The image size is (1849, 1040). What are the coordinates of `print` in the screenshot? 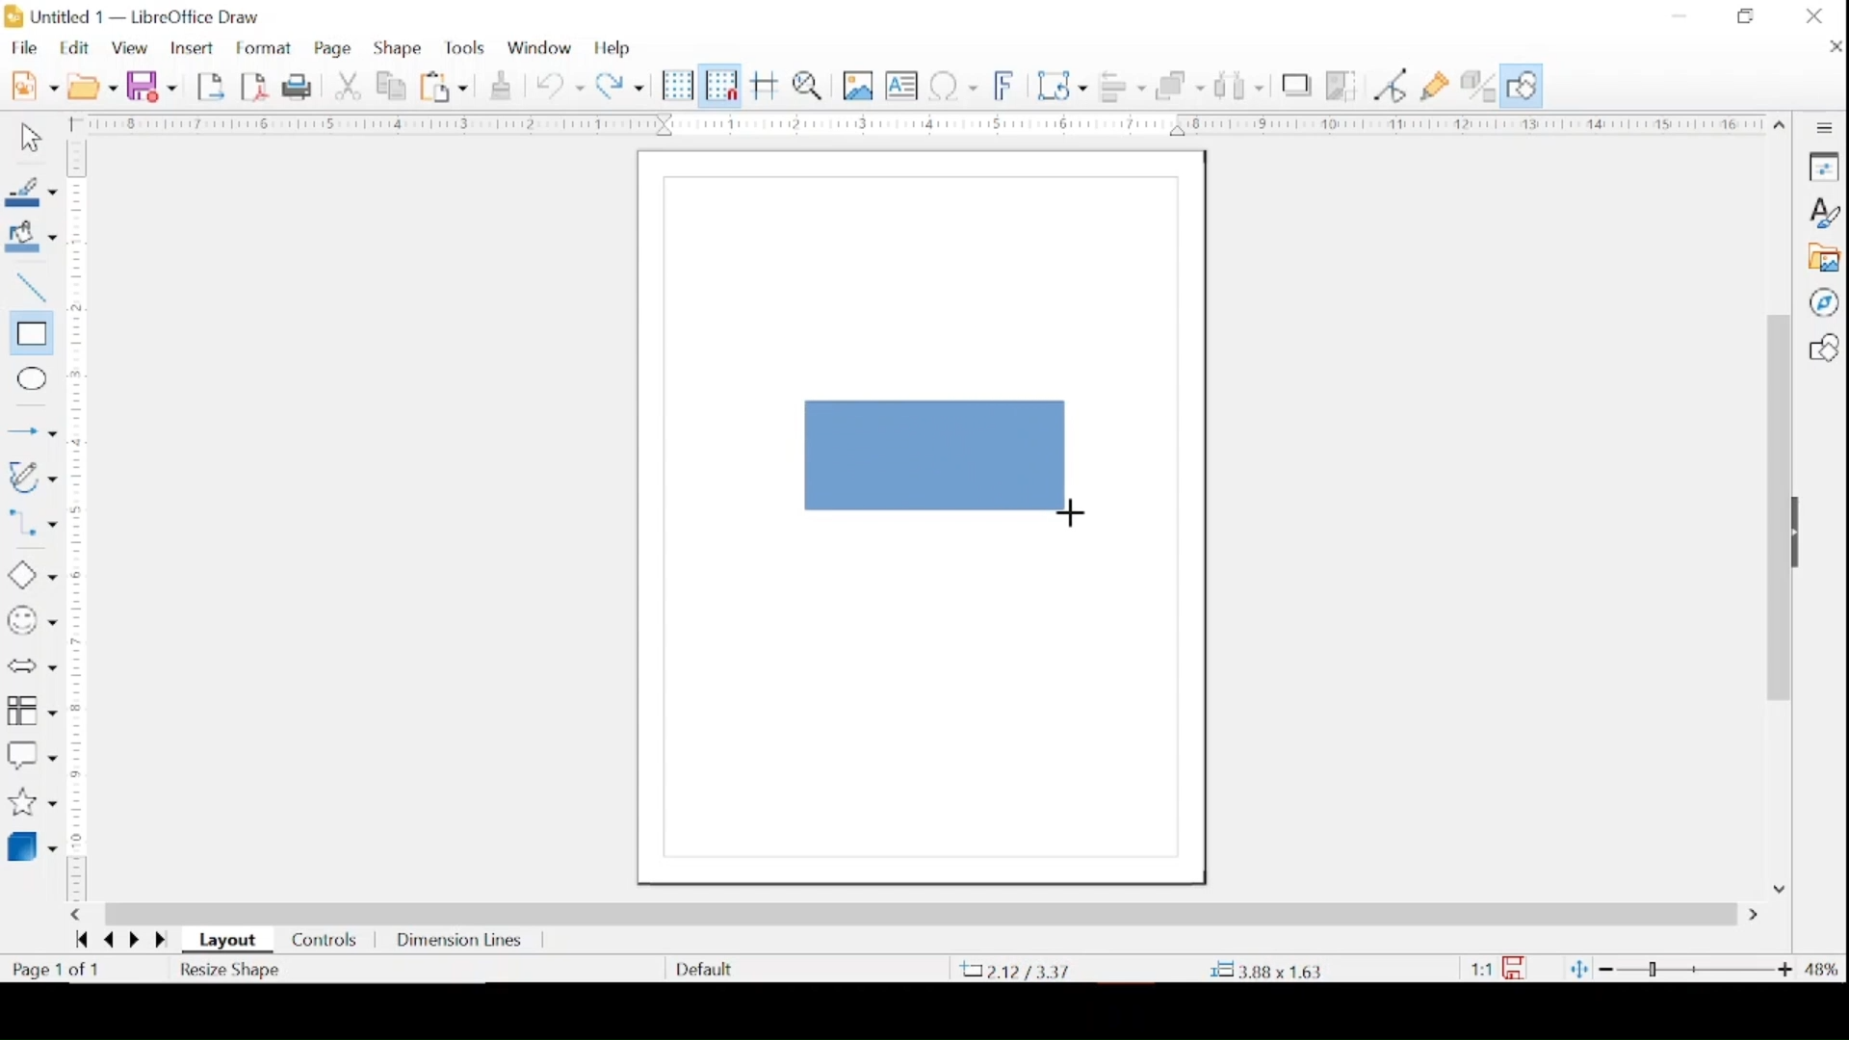 It's located at (300, 86).